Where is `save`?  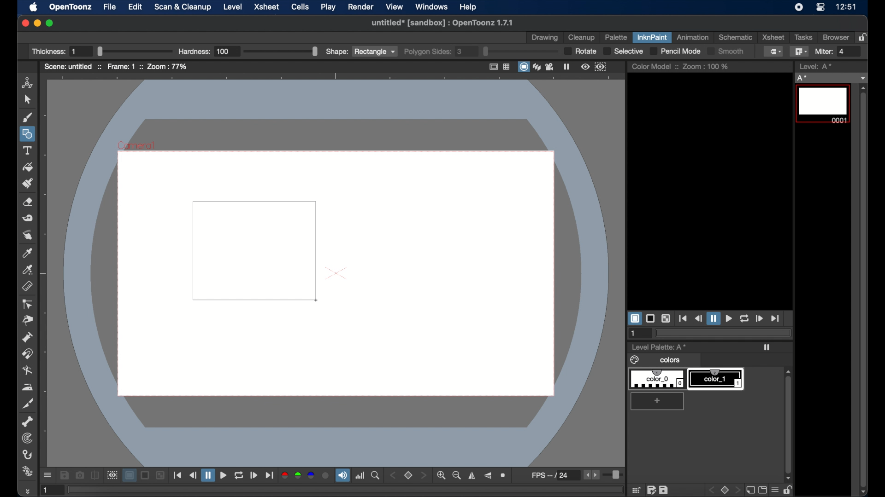 save is located at coordinates (664, 490).